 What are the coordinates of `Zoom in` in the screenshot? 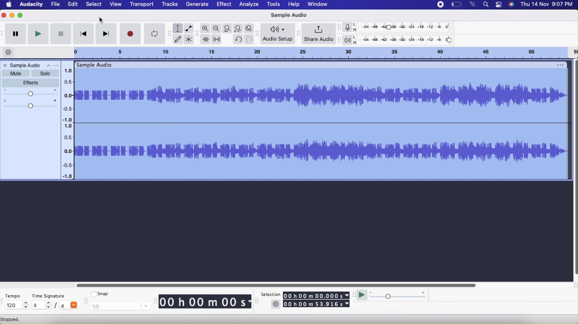 It's located at (205, 28).